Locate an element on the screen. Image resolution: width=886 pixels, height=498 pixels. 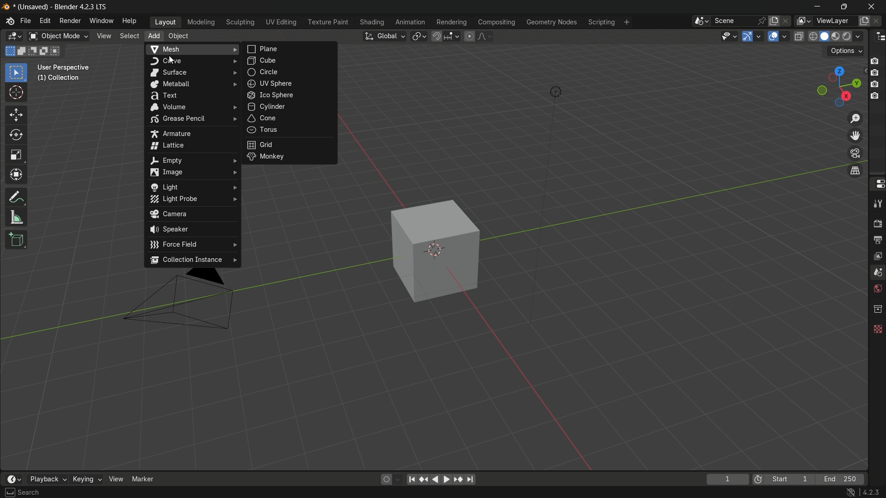
armature is located at coordinates (192, 133).